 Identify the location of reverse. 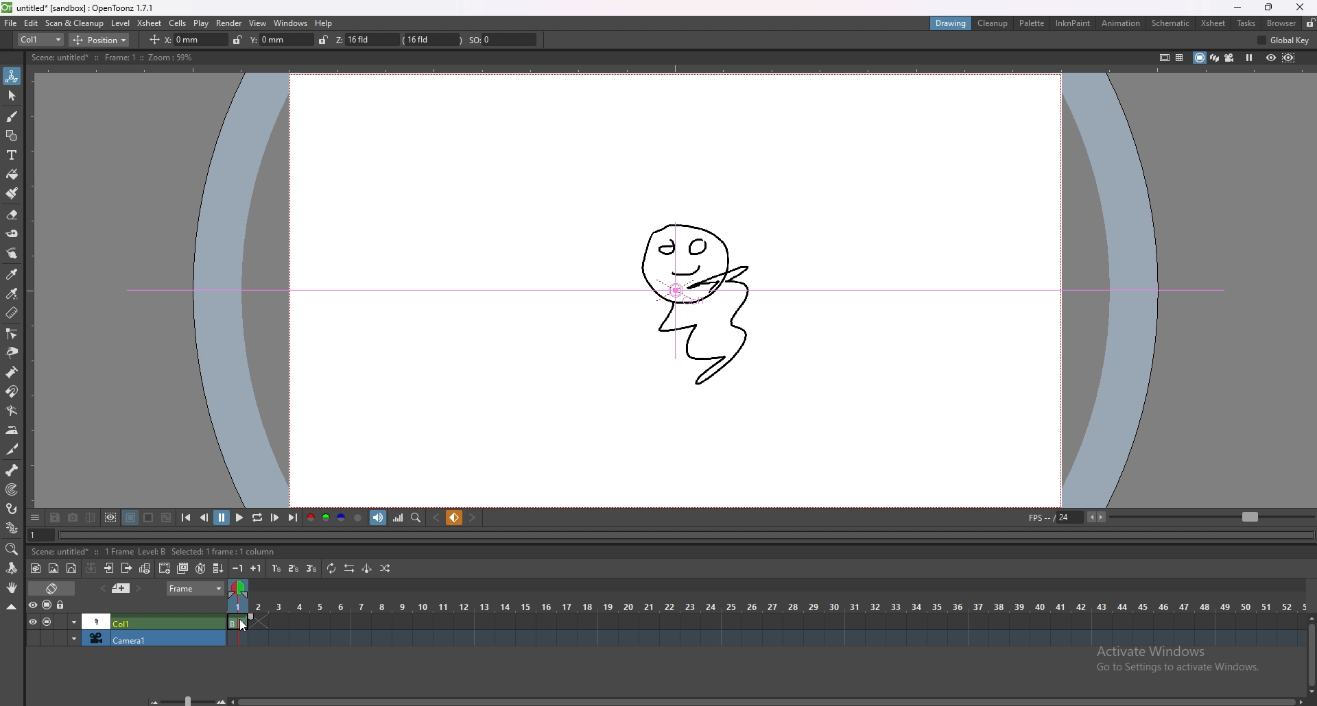
(348, 568).